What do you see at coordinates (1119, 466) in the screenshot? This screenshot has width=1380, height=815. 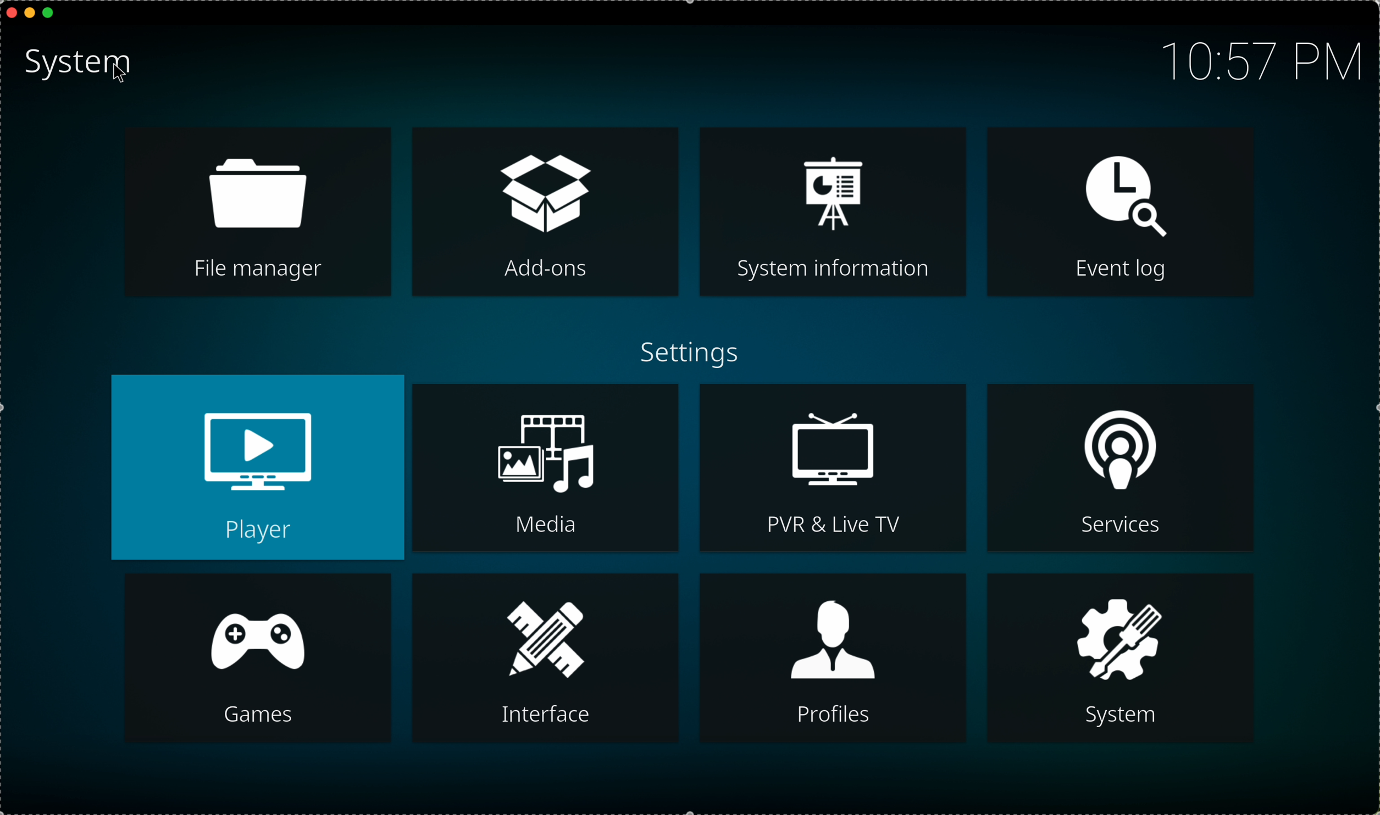 I see `services` at bounding box center [1119, 466].